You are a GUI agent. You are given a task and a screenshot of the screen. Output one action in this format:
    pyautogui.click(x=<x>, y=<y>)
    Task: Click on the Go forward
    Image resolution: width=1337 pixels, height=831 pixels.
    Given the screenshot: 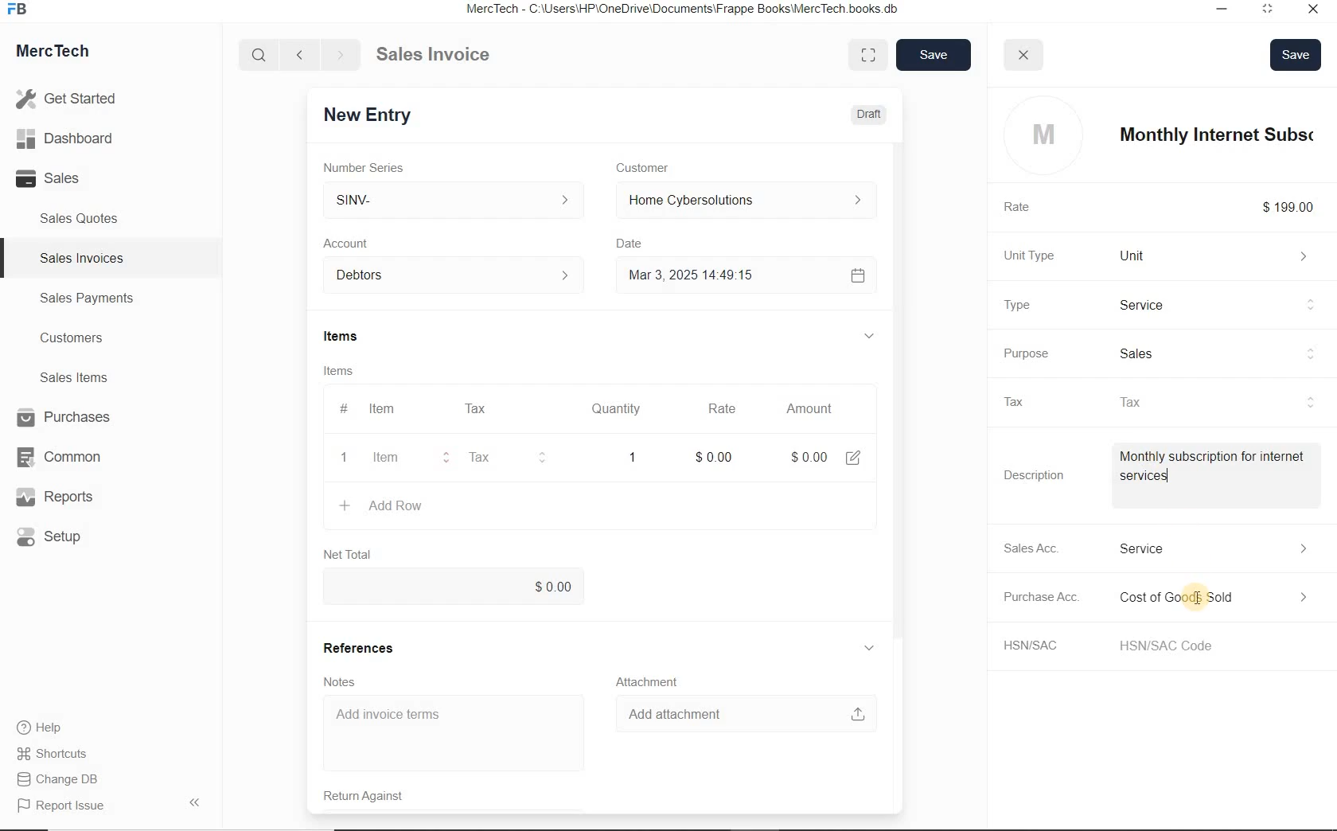 What is the action you would take?
    pyautogui.click(x=340, y=55)
    